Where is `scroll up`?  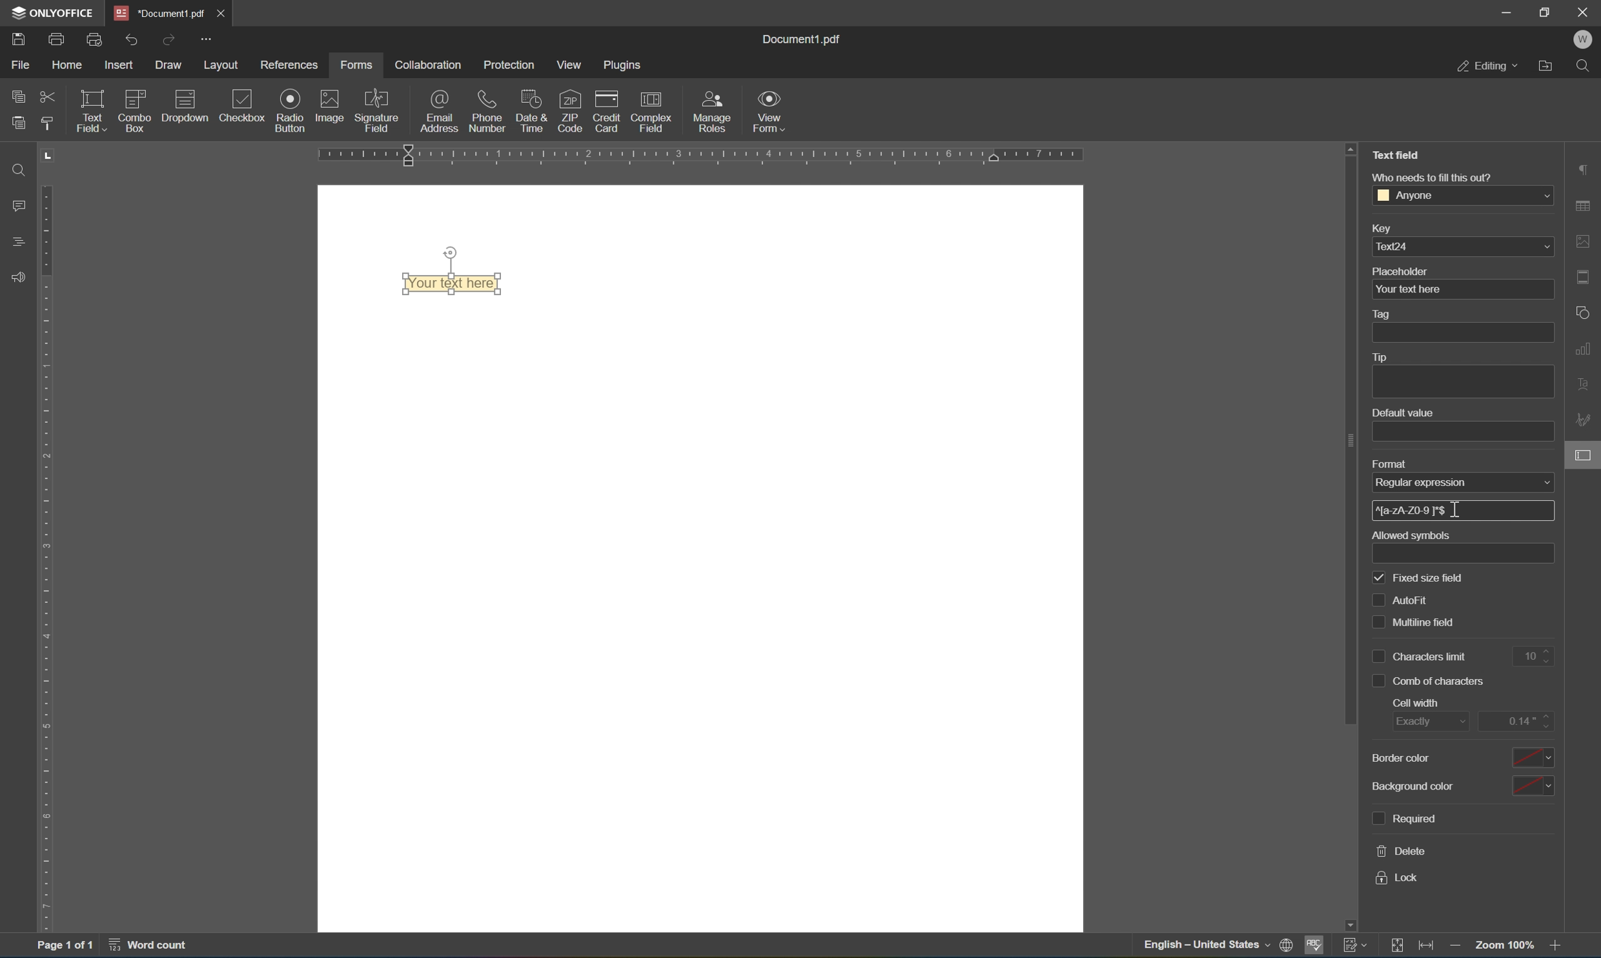
scroll up is located at coordinates (1351, 147).